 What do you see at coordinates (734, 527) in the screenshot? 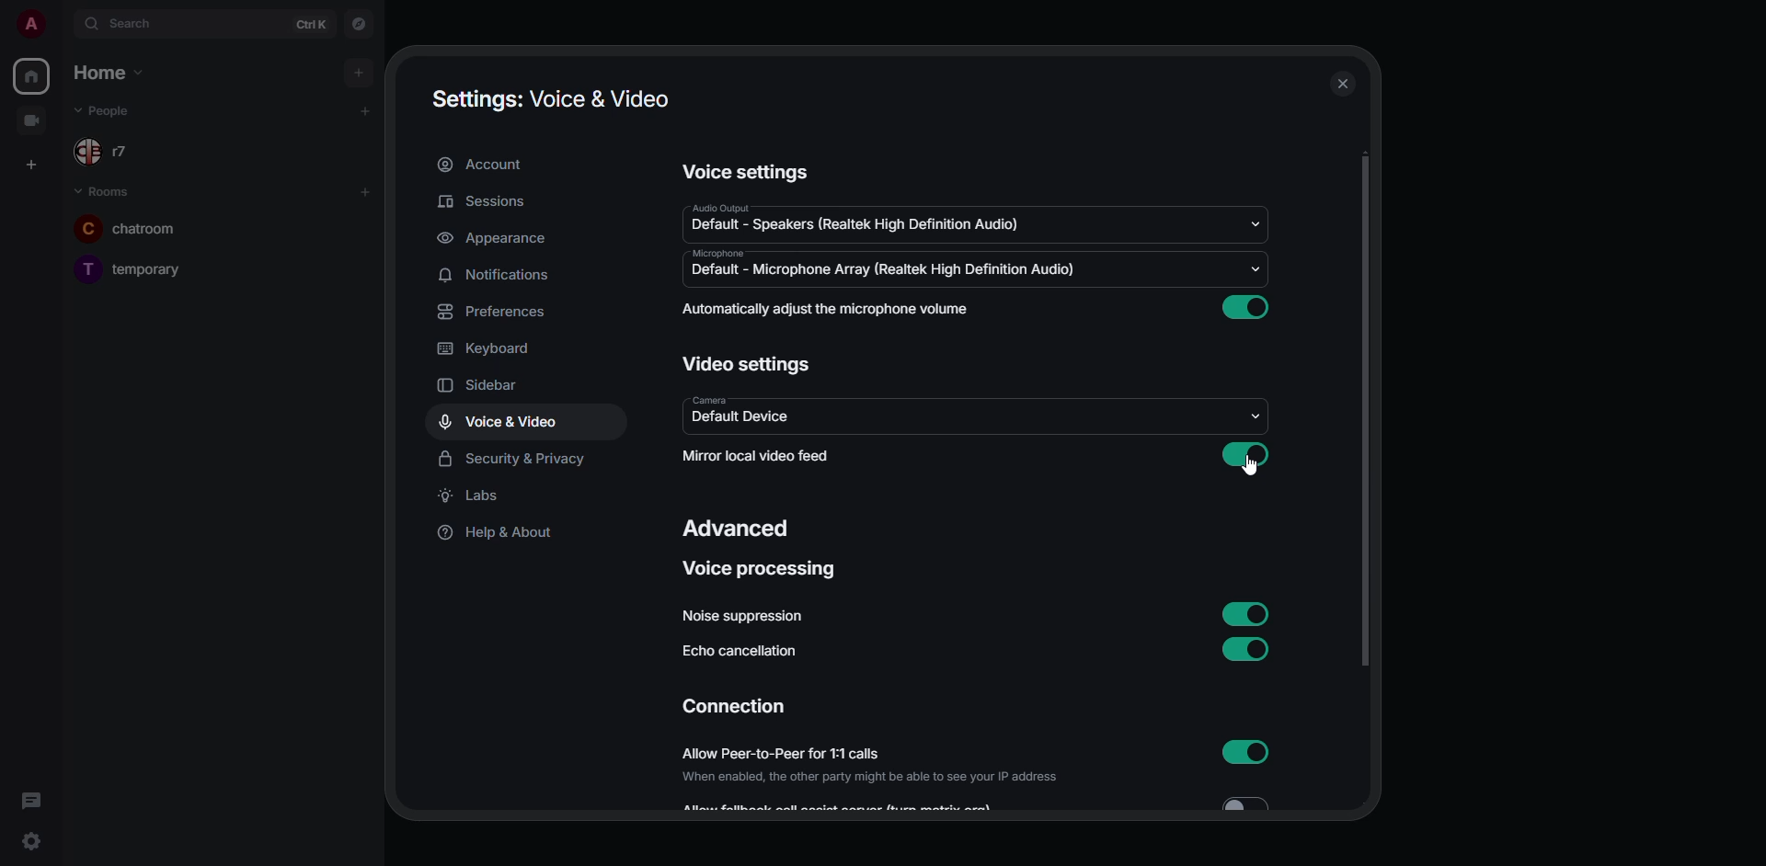
I see `advanced` at bounding box center [734, 527].